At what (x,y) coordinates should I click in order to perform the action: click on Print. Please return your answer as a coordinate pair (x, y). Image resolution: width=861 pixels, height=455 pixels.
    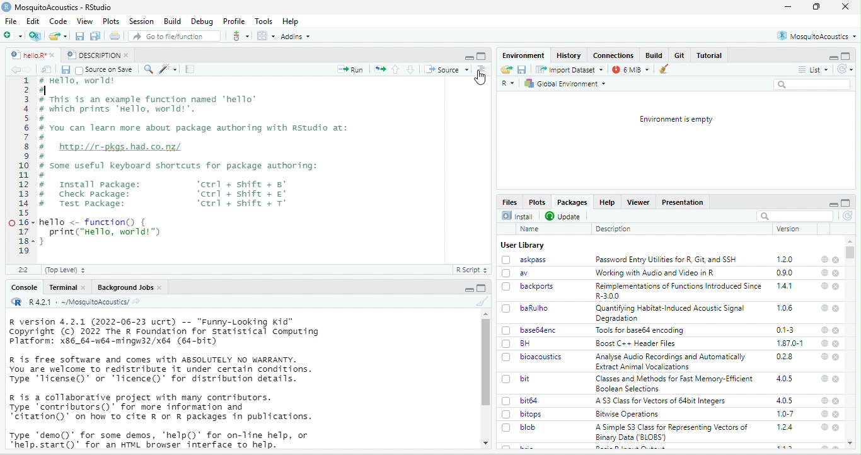
    Looking at the image, I should click on (115, 35).